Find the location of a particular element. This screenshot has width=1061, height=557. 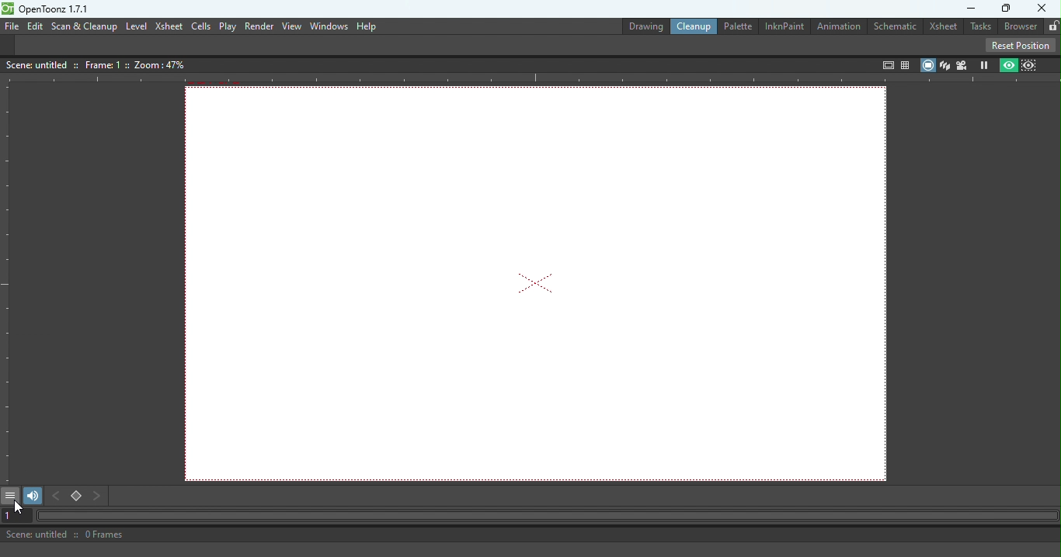

Drawing is located at coordinates (637, 25).